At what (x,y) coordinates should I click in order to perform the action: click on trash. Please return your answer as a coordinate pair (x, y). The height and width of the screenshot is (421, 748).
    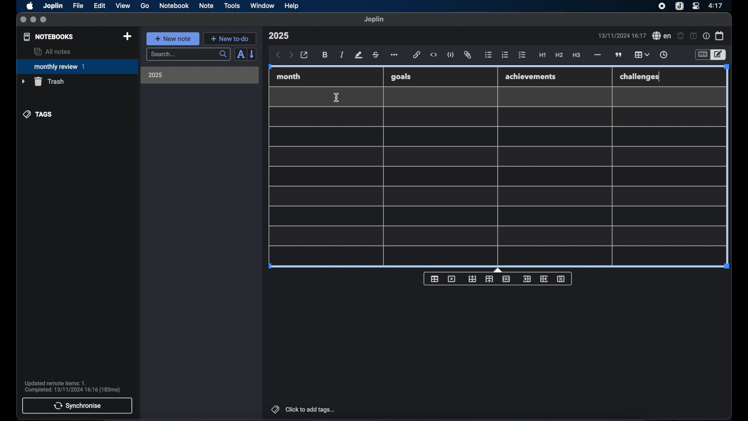
    Looking at the image, I should click on (43, 81).